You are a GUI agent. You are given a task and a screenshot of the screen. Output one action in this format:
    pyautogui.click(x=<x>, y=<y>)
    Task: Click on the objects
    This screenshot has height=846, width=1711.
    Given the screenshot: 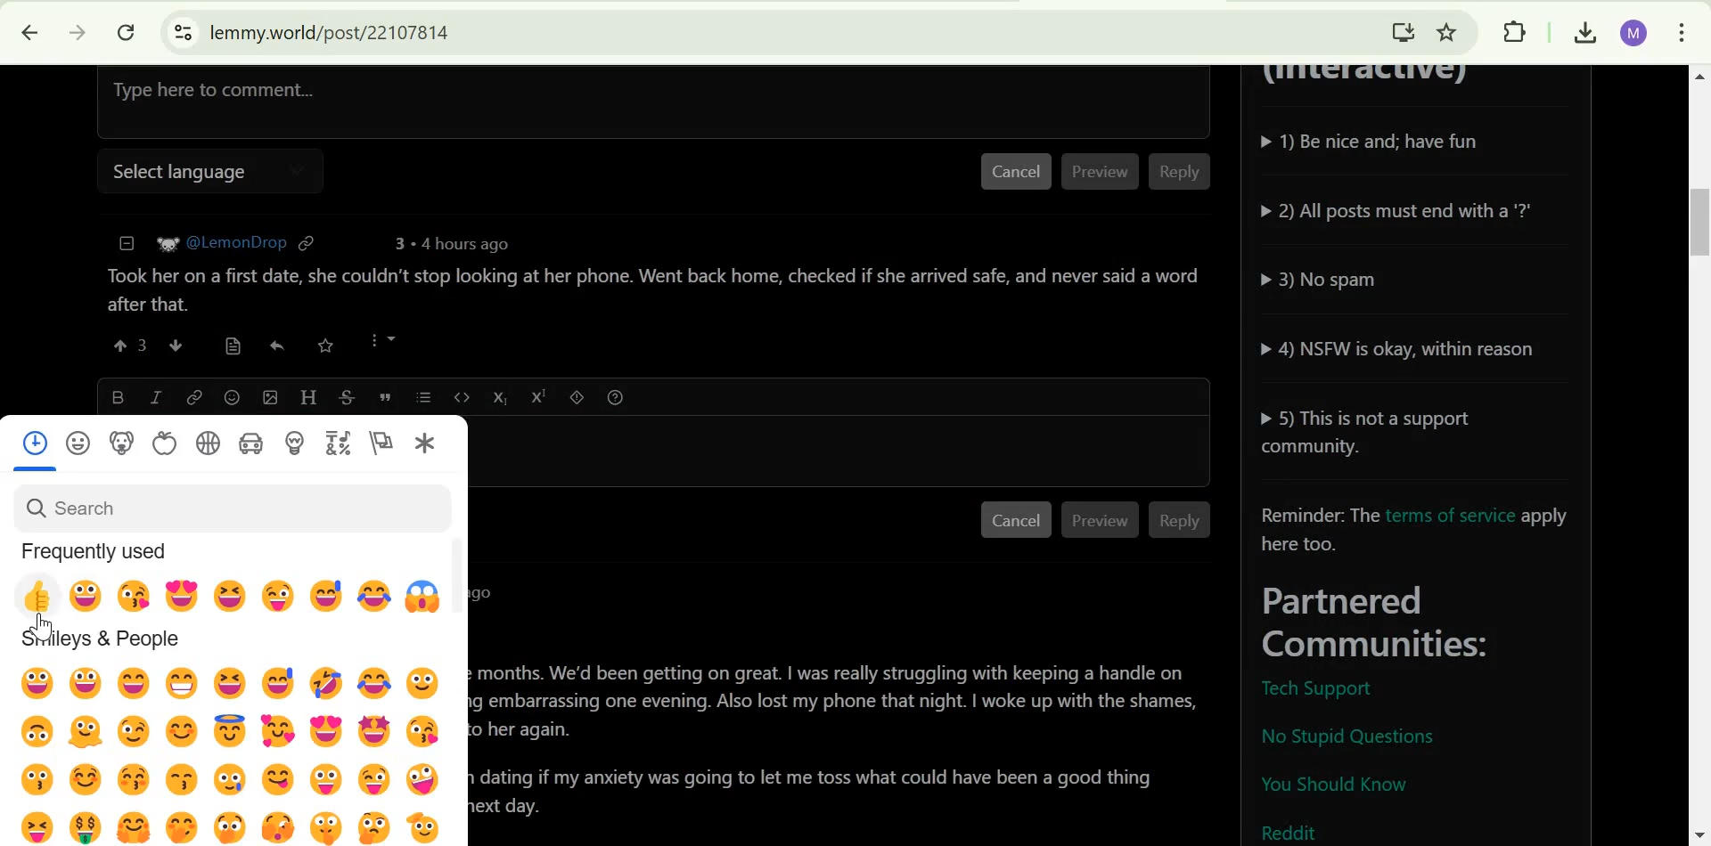 What is the action you would take?
    pyautogui.click(x=294, y=443)
    